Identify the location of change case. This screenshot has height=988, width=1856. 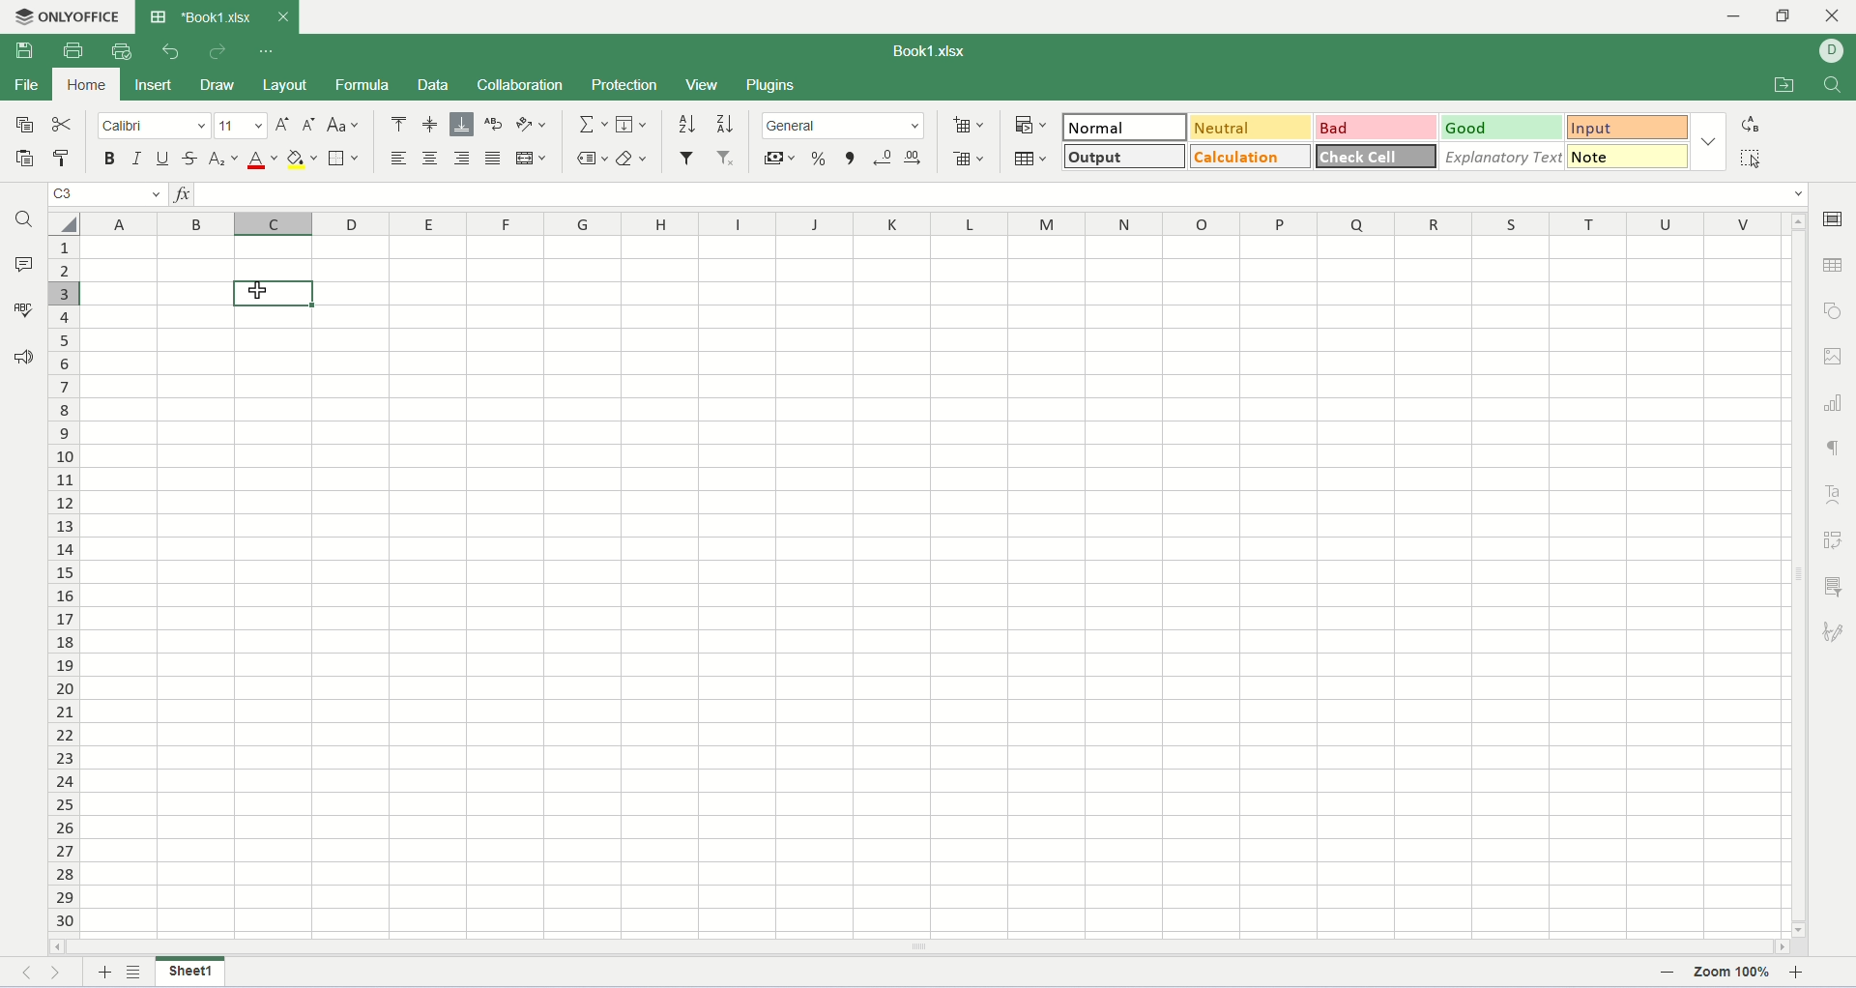
(345, 124).